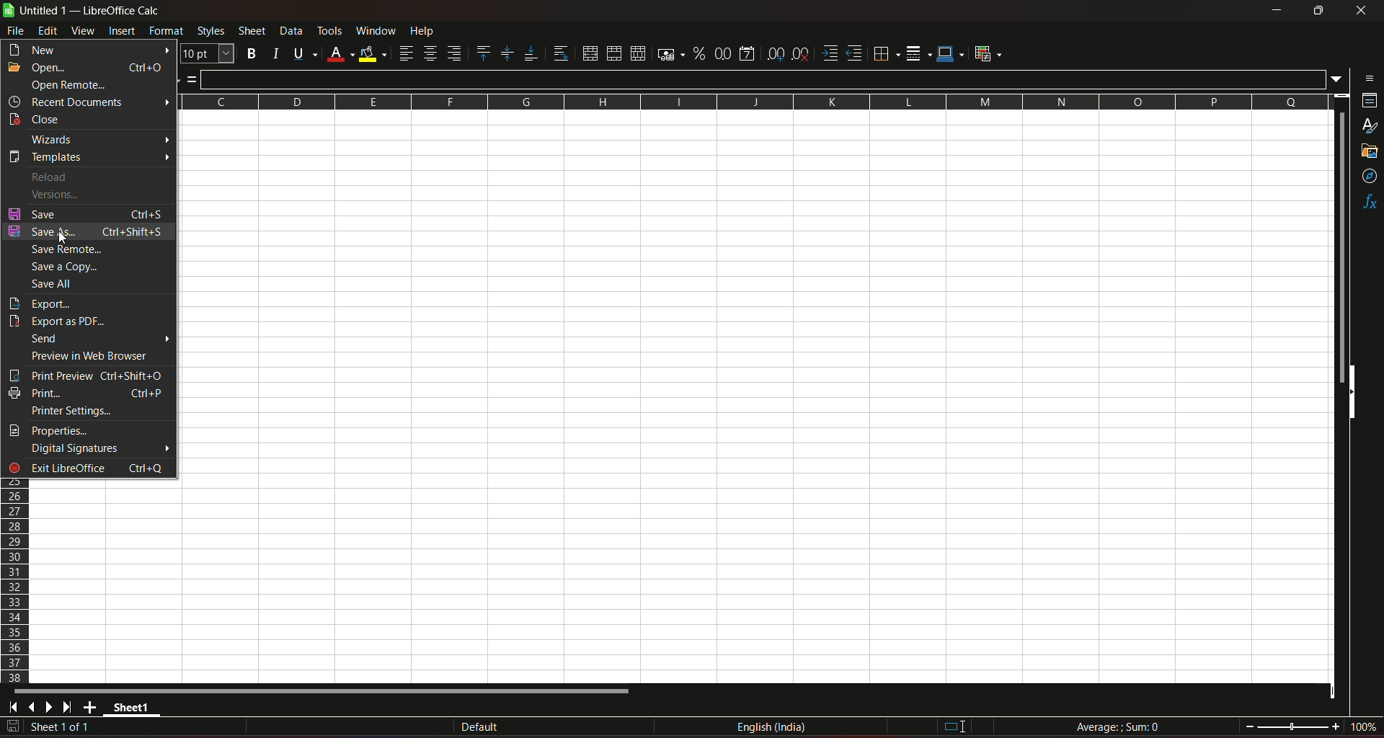 The width and height of the screenshot is (1384, 738). I want to click on export, so click(40, 304).